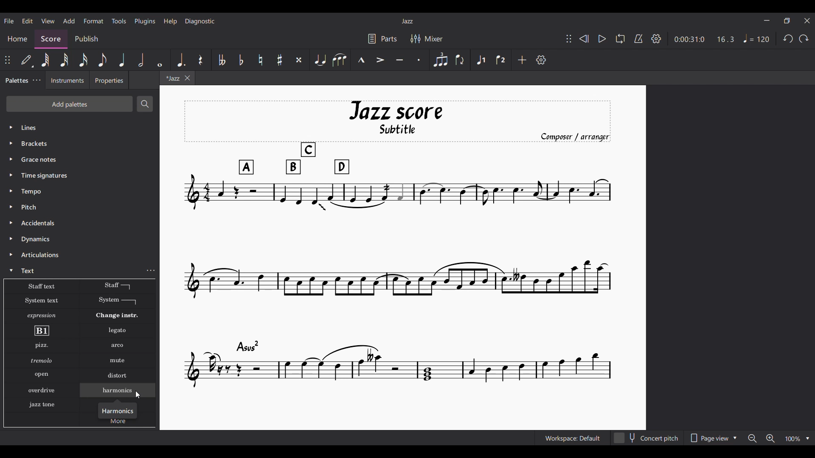 Image resolution: width=815 pixels, height=458 pixels. What do you see at coordinates (241, 60) in the screenshot?
I see `Toggle flat` at bounding box center [241, 60].